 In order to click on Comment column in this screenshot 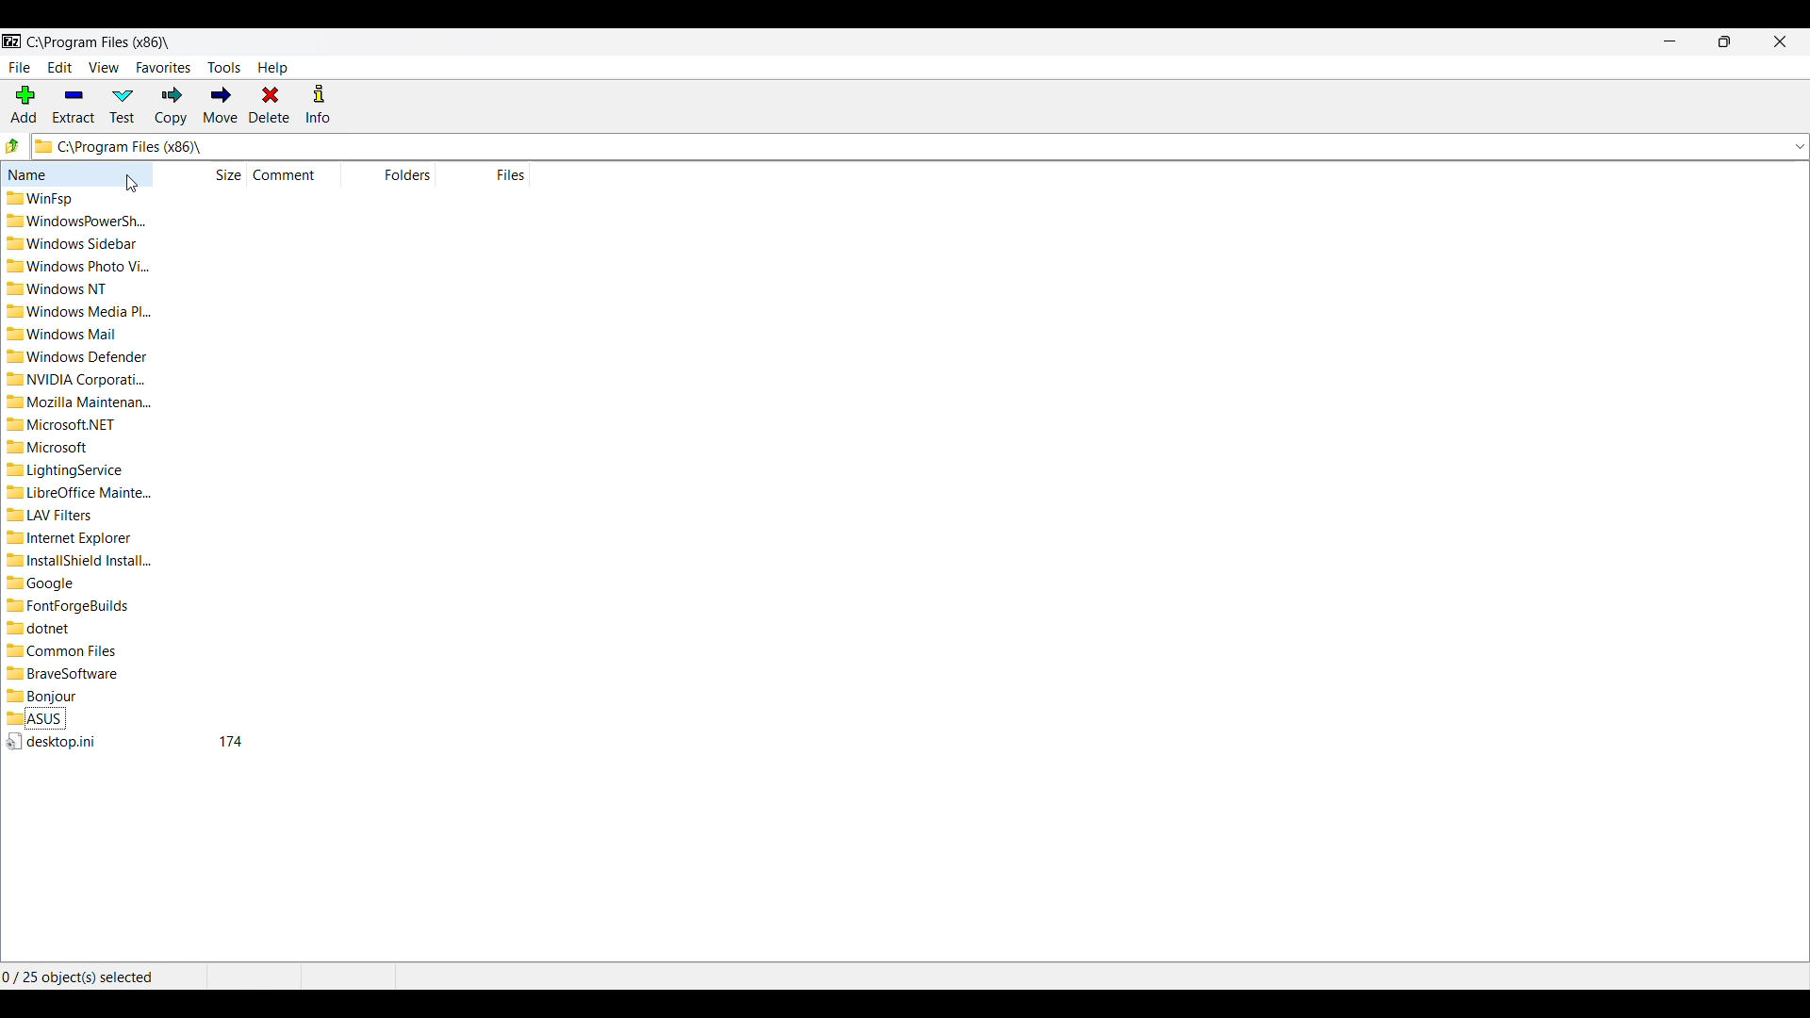, I will do `click(296, 175)`.